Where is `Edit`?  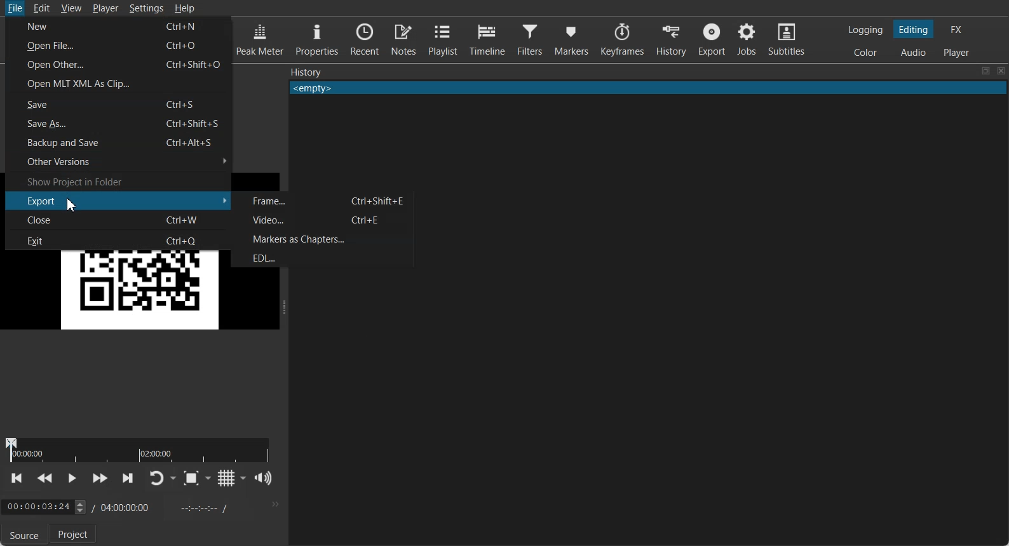 Edit is located at coordinates (41, 8).